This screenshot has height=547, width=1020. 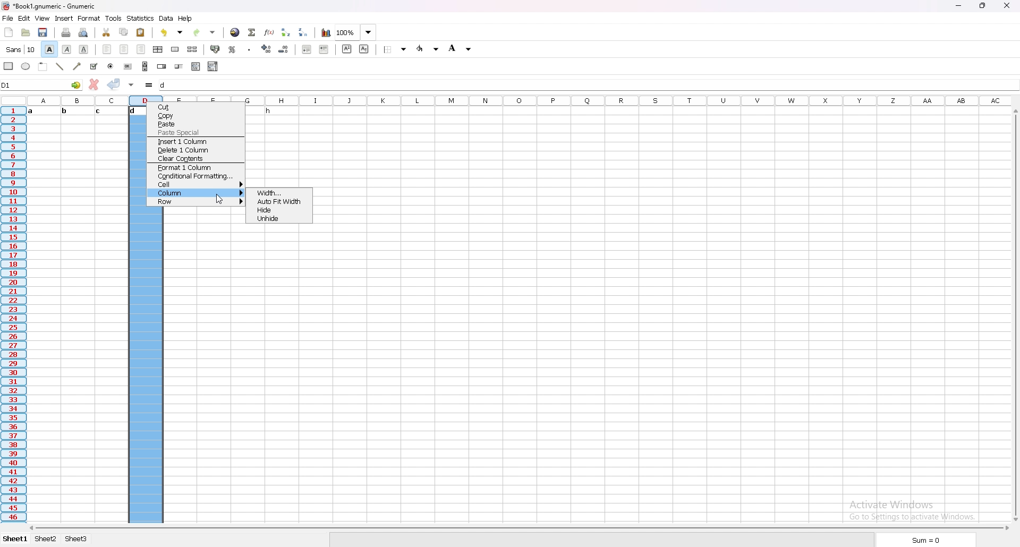 I want to click on insert, so click(x=64, y=18).